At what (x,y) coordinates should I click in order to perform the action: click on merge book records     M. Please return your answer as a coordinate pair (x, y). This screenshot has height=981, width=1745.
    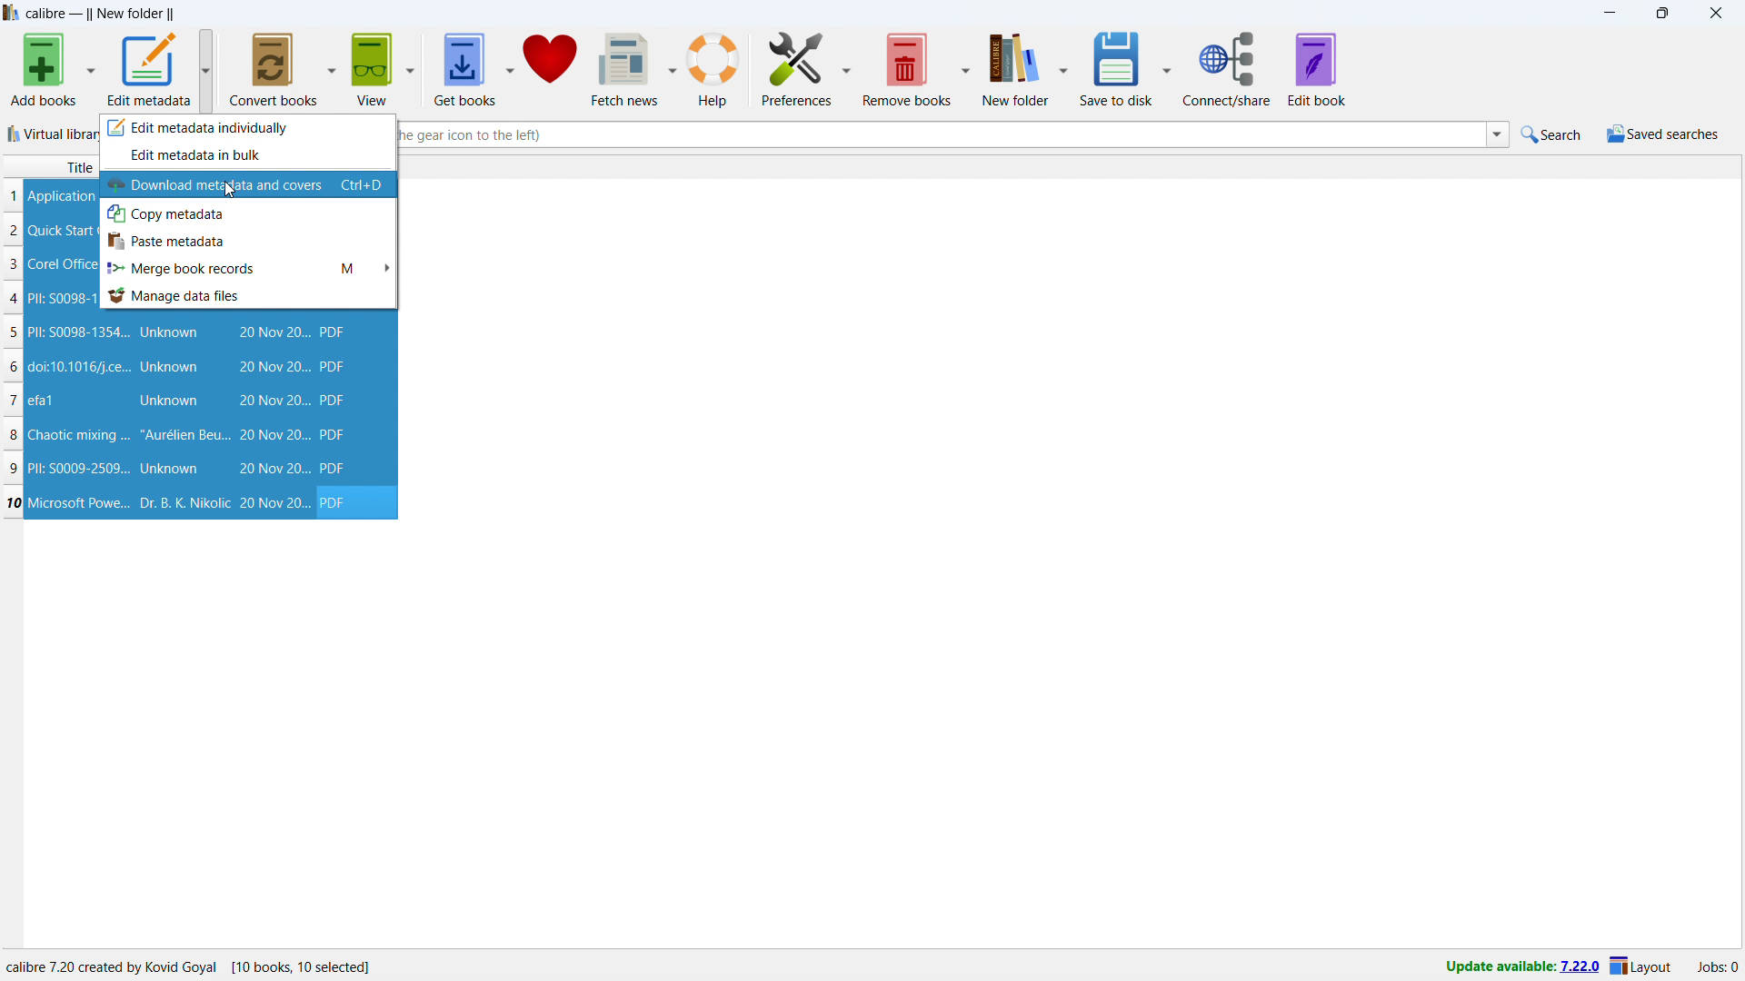
    Looking at the image, I should click on (249, 267).